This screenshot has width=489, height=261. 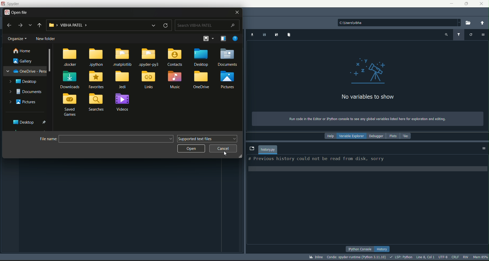 I want to click on refresh variable, so click(x=471, y=35).